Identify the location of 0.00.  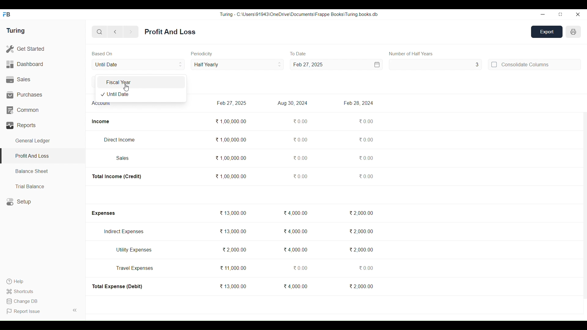
(366, 176).